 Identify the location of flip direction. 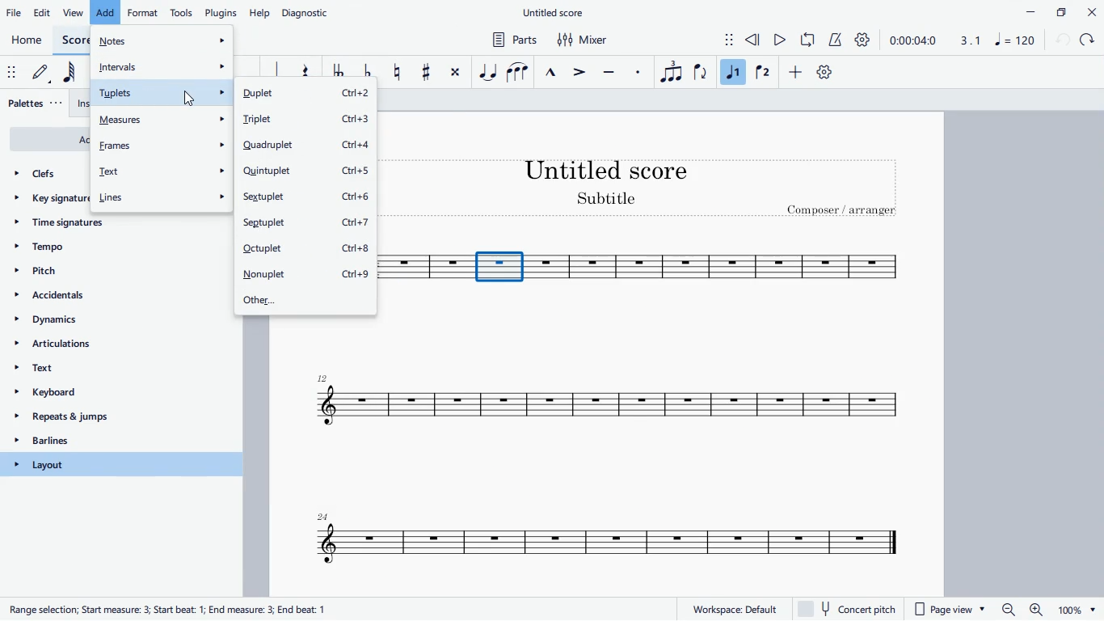
(701, 73).